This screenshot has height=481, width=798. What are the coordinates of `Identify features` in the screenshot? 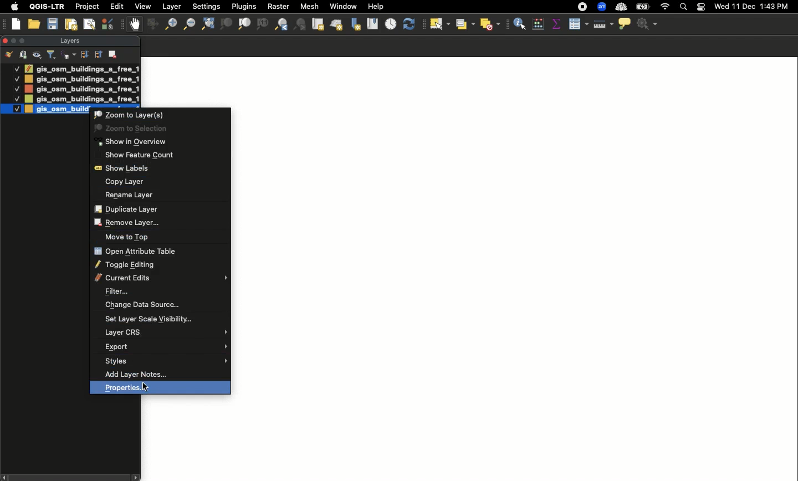 It's located at (520, 23).